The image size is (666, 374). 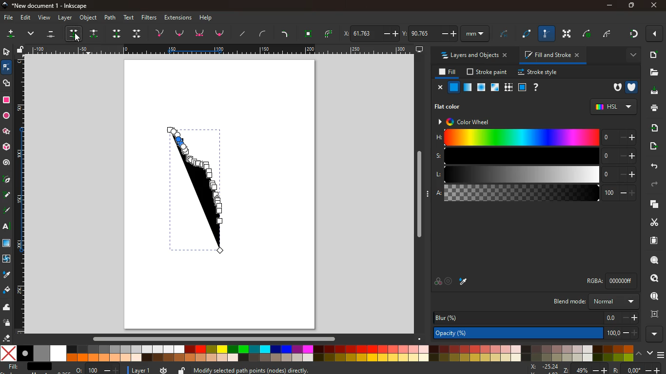 What do you see at coordinates (652, 260) in the screenshot?
I see `search` at bounding box center [652, 260].